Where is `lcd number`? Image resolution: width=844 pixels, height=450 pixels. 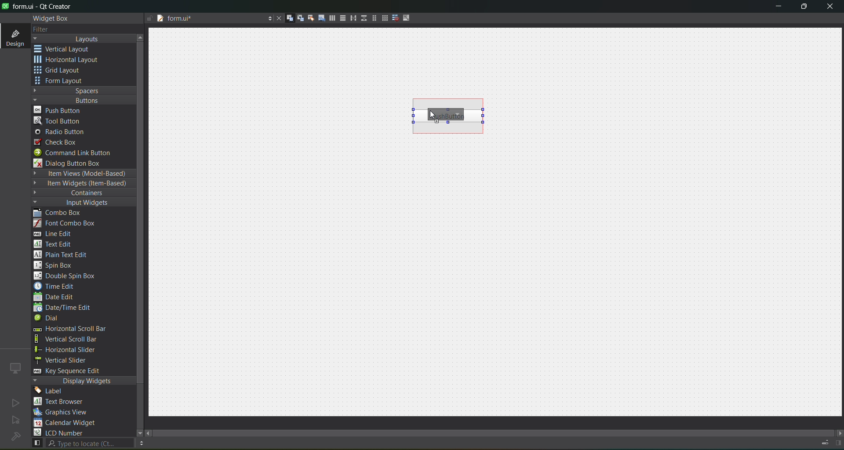 lcd number is located at coordinates (61, 432).